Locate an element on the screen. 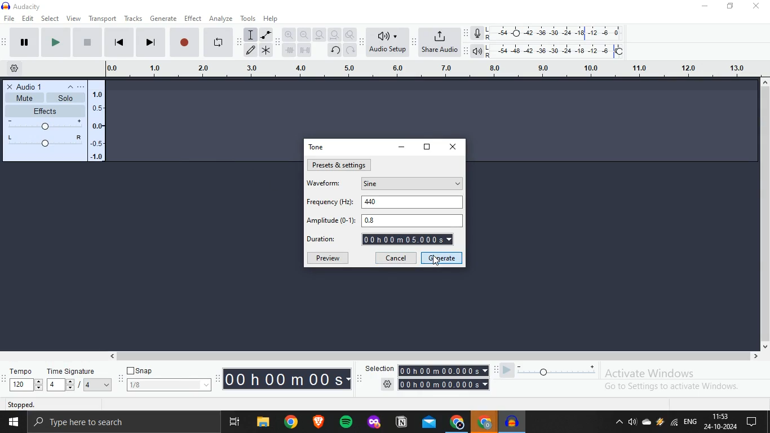 The height and width of the screenshot is (433, 770). Window is located at coordinates (12, 422).